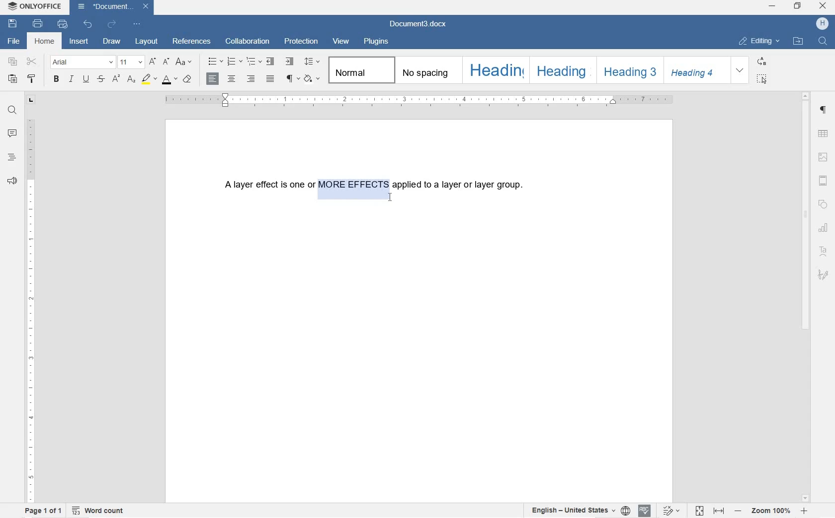 Image resolution: width=835 pixels, height=518 pixels. I want to click on FIT TO PAGE/WIDTH, so click(712, 512).